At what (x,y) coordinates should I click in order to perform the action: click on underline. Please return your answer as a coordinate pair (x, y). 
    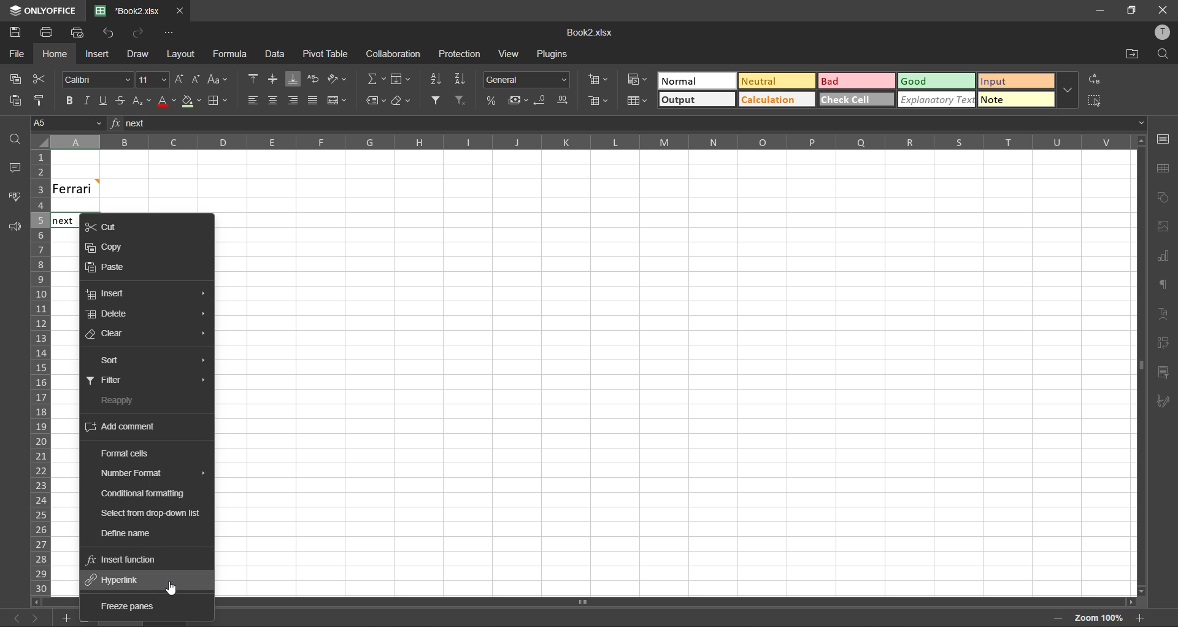
    Looking at the image, I should click on (102, 102).